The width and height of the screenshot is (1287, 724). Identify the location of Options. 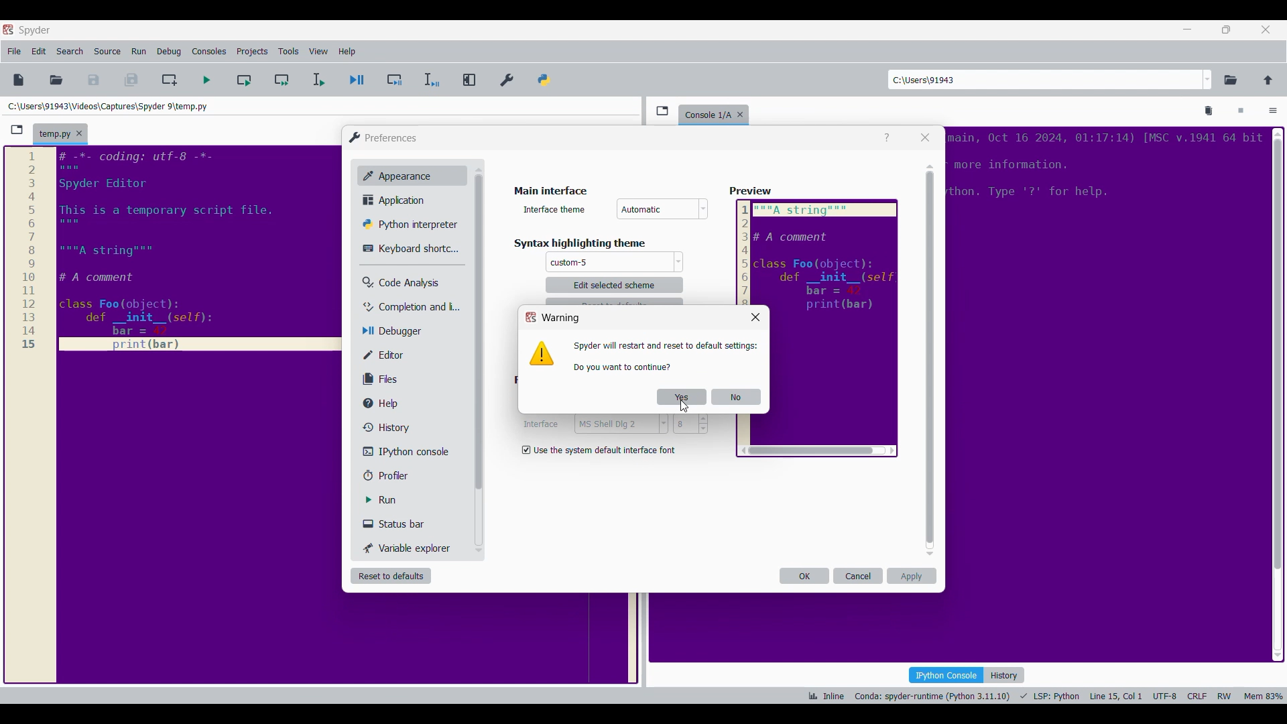
(1274, 112).